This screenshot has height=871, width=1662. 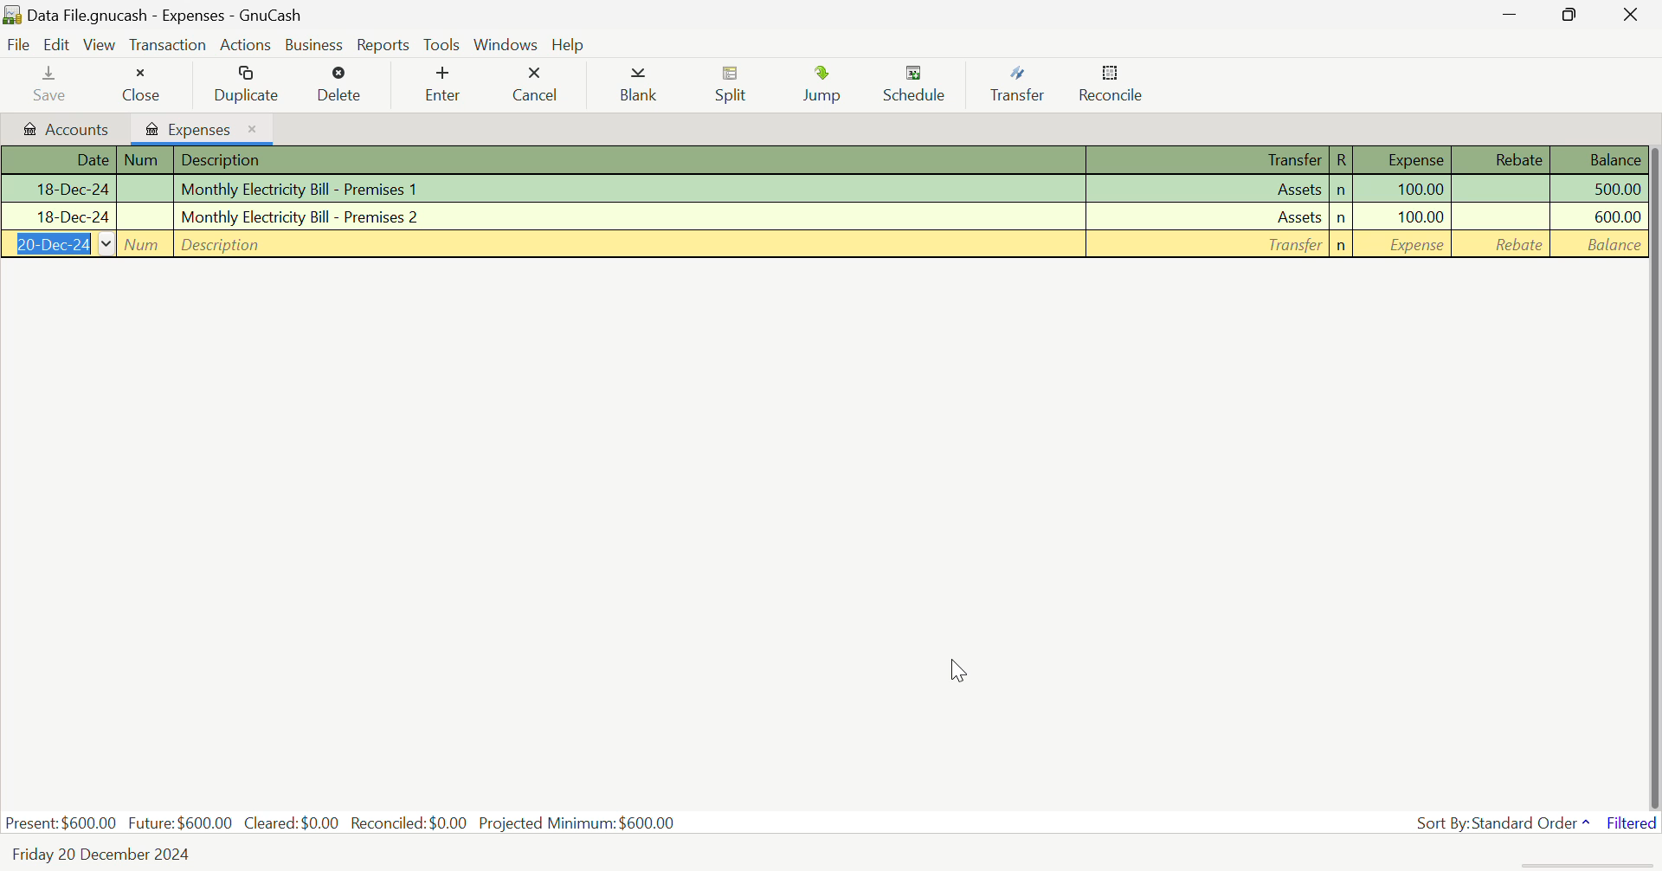 What do you see at coordinates (961, 671) in the screenshot?
I see `Cursor Position AFTER_LAST_ACTION` at bounding box center [961, 671].